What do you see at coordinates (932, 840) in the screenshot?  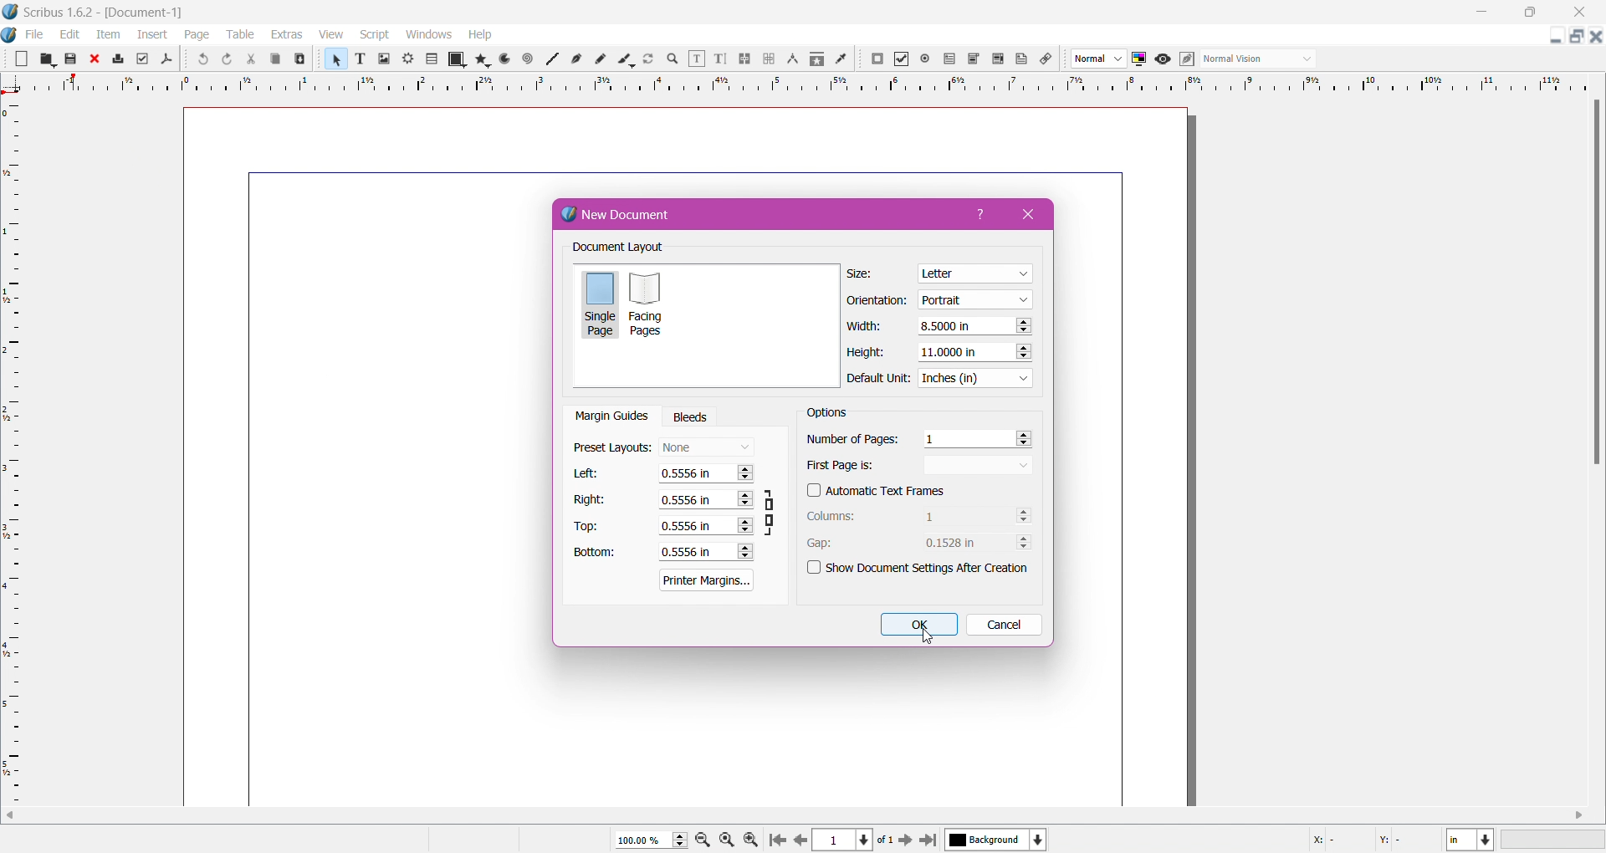 I see `end` at bounding box center [932, 840].